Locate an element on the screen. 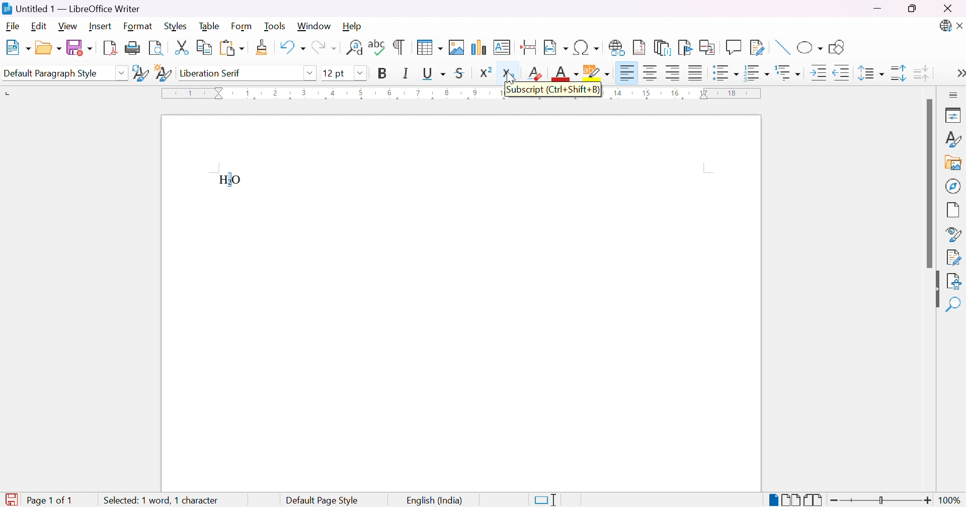  Navigator is located at coordinates (953, 186).